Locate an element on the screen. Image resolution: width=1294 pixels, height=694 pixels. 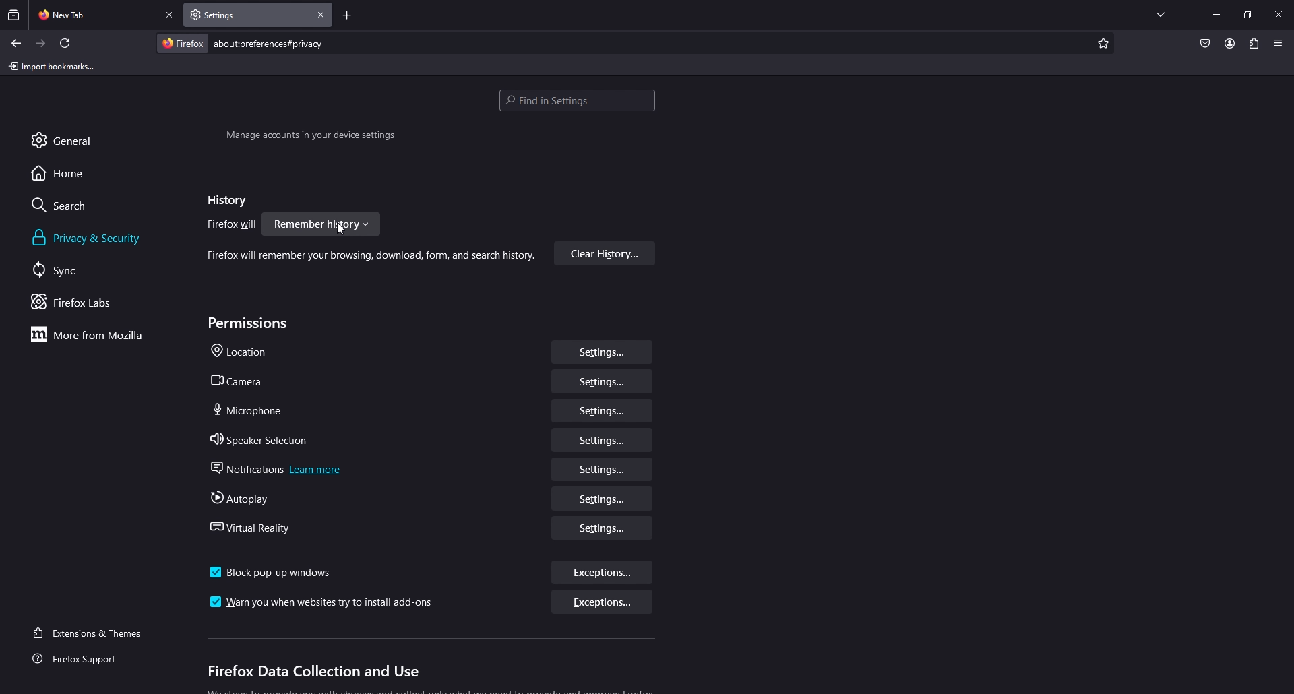
Firefox will remember your browsing, download, form, and search history. is located at coordinates (364, 258).